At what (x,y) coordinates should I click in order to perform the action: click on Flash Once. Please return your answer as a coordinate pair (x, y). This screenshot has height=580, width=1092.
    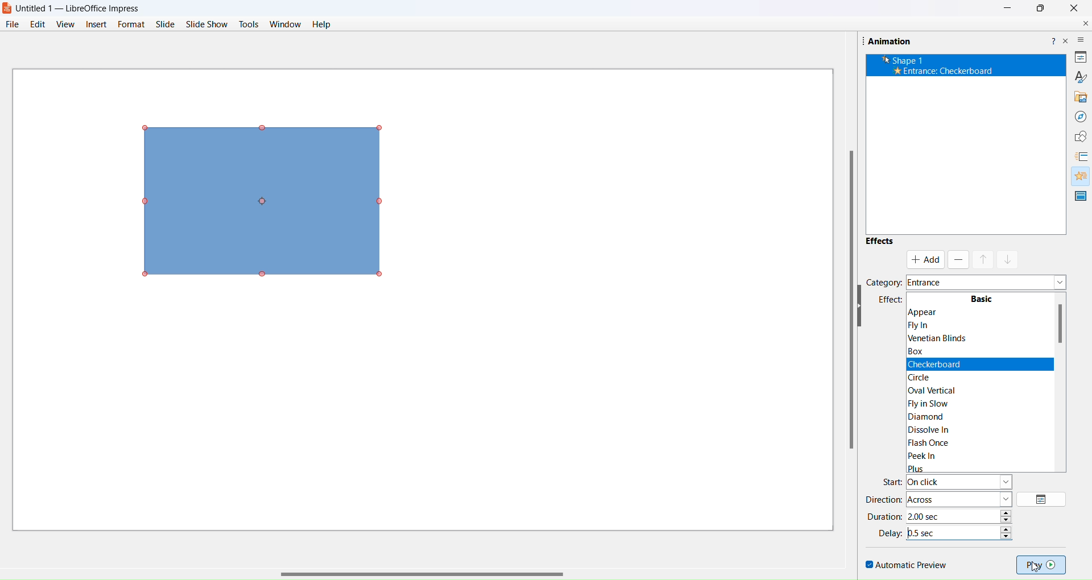
    Looking at the image, I should click on (937, 443).